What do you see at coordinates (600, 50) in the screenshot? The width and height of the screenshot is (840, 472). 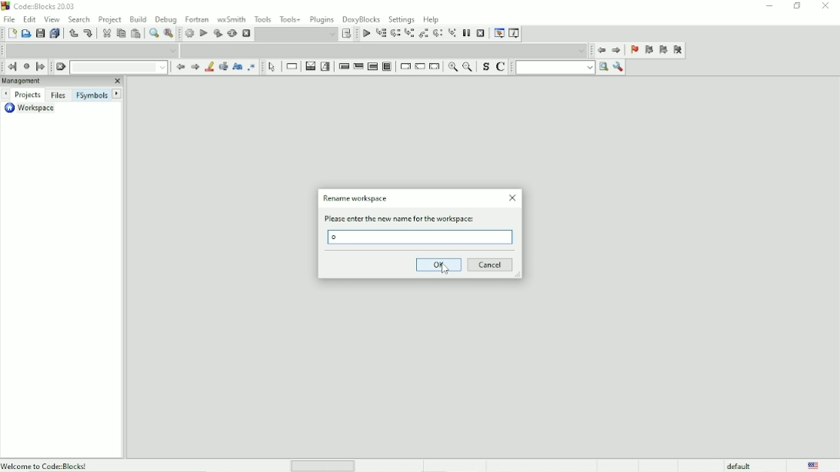 I see `Jump back` at bounding box center [600, 50].